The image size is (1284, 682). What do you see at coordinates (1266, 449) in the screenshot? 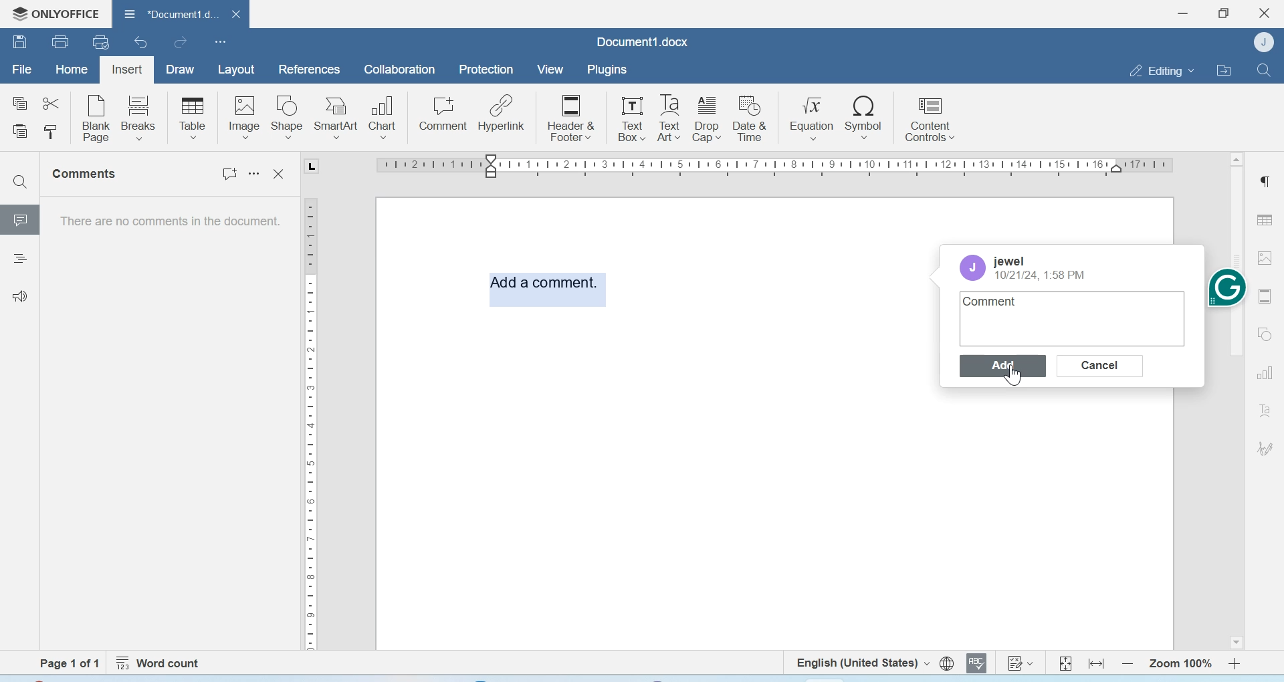
I see `Signature` at bounding box center [1266, 449].